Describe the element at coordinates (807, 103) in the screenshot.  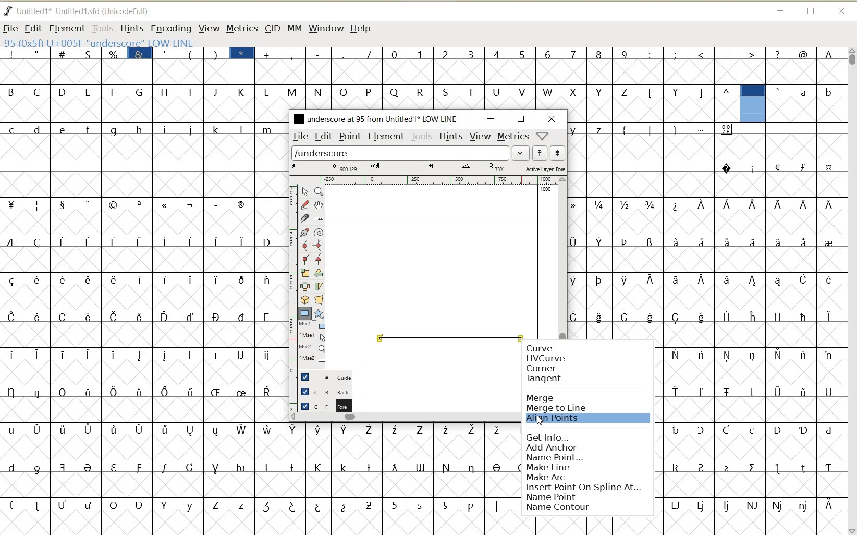
I see `GLYPHY CHARACTERS` at that location.